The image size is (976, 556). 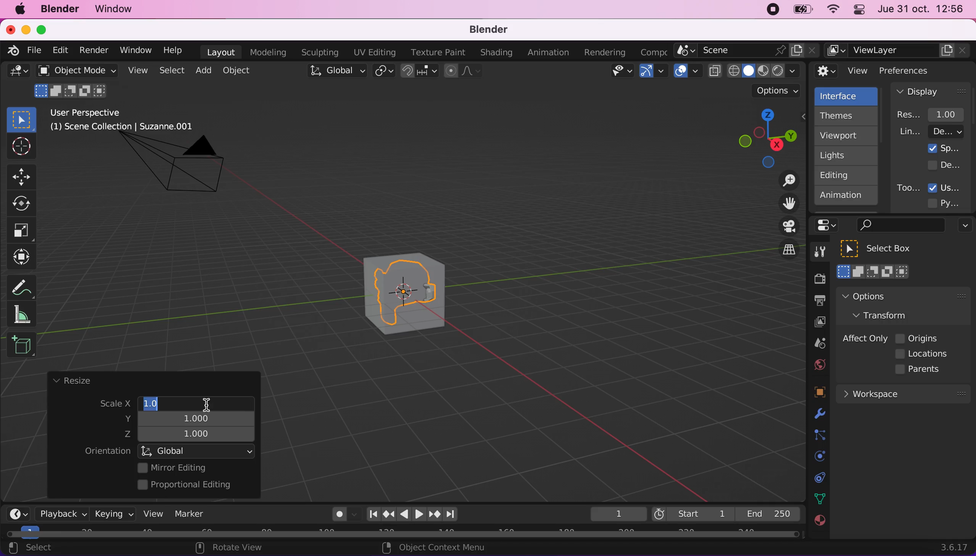 What do you see at coordinates (318, 52) in the screenshot?
I see `sculpting` at bounding box center [318, 52].